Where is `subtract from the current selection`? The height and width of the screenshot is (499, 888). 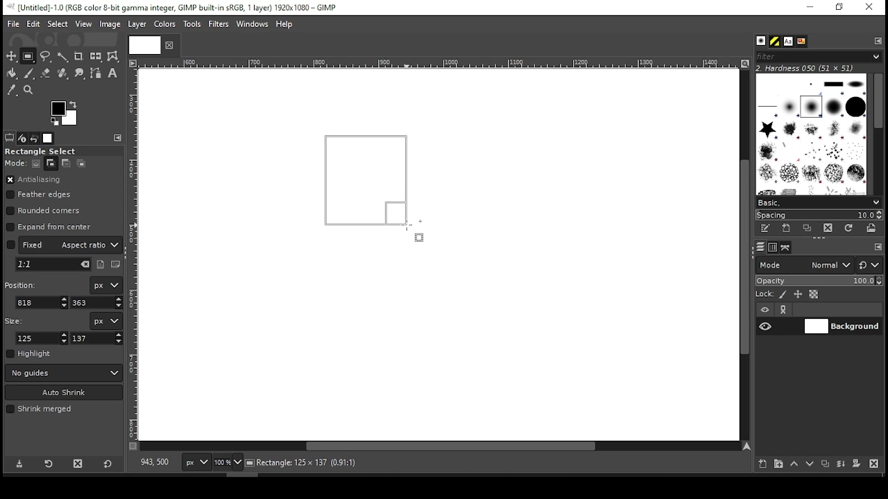 subtract from the current selection is located at coordinates (65, 164).